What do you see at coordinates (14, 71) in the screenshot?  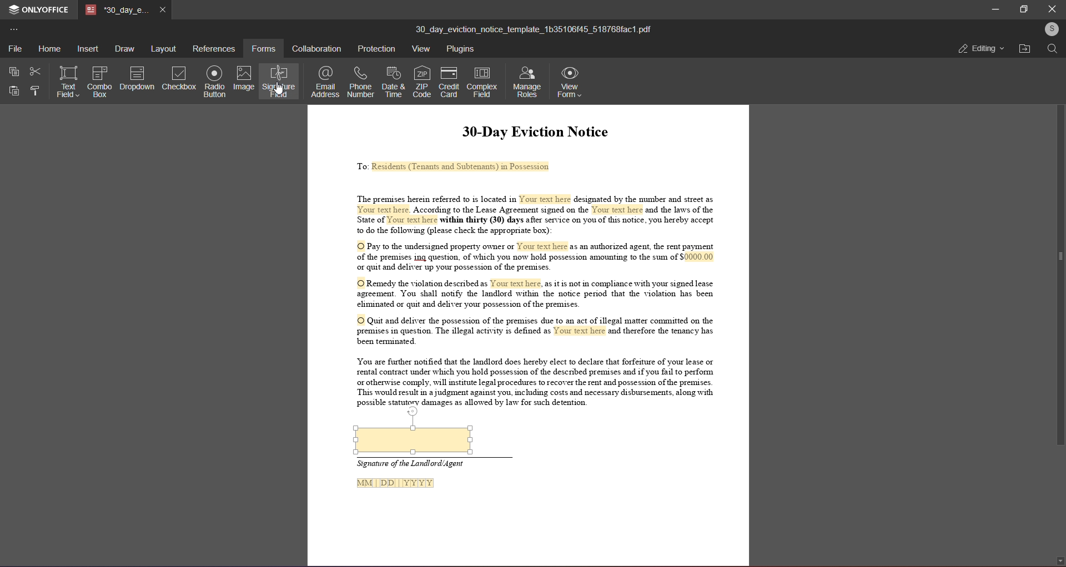 I see `copy` at bounding box center [14, 71].